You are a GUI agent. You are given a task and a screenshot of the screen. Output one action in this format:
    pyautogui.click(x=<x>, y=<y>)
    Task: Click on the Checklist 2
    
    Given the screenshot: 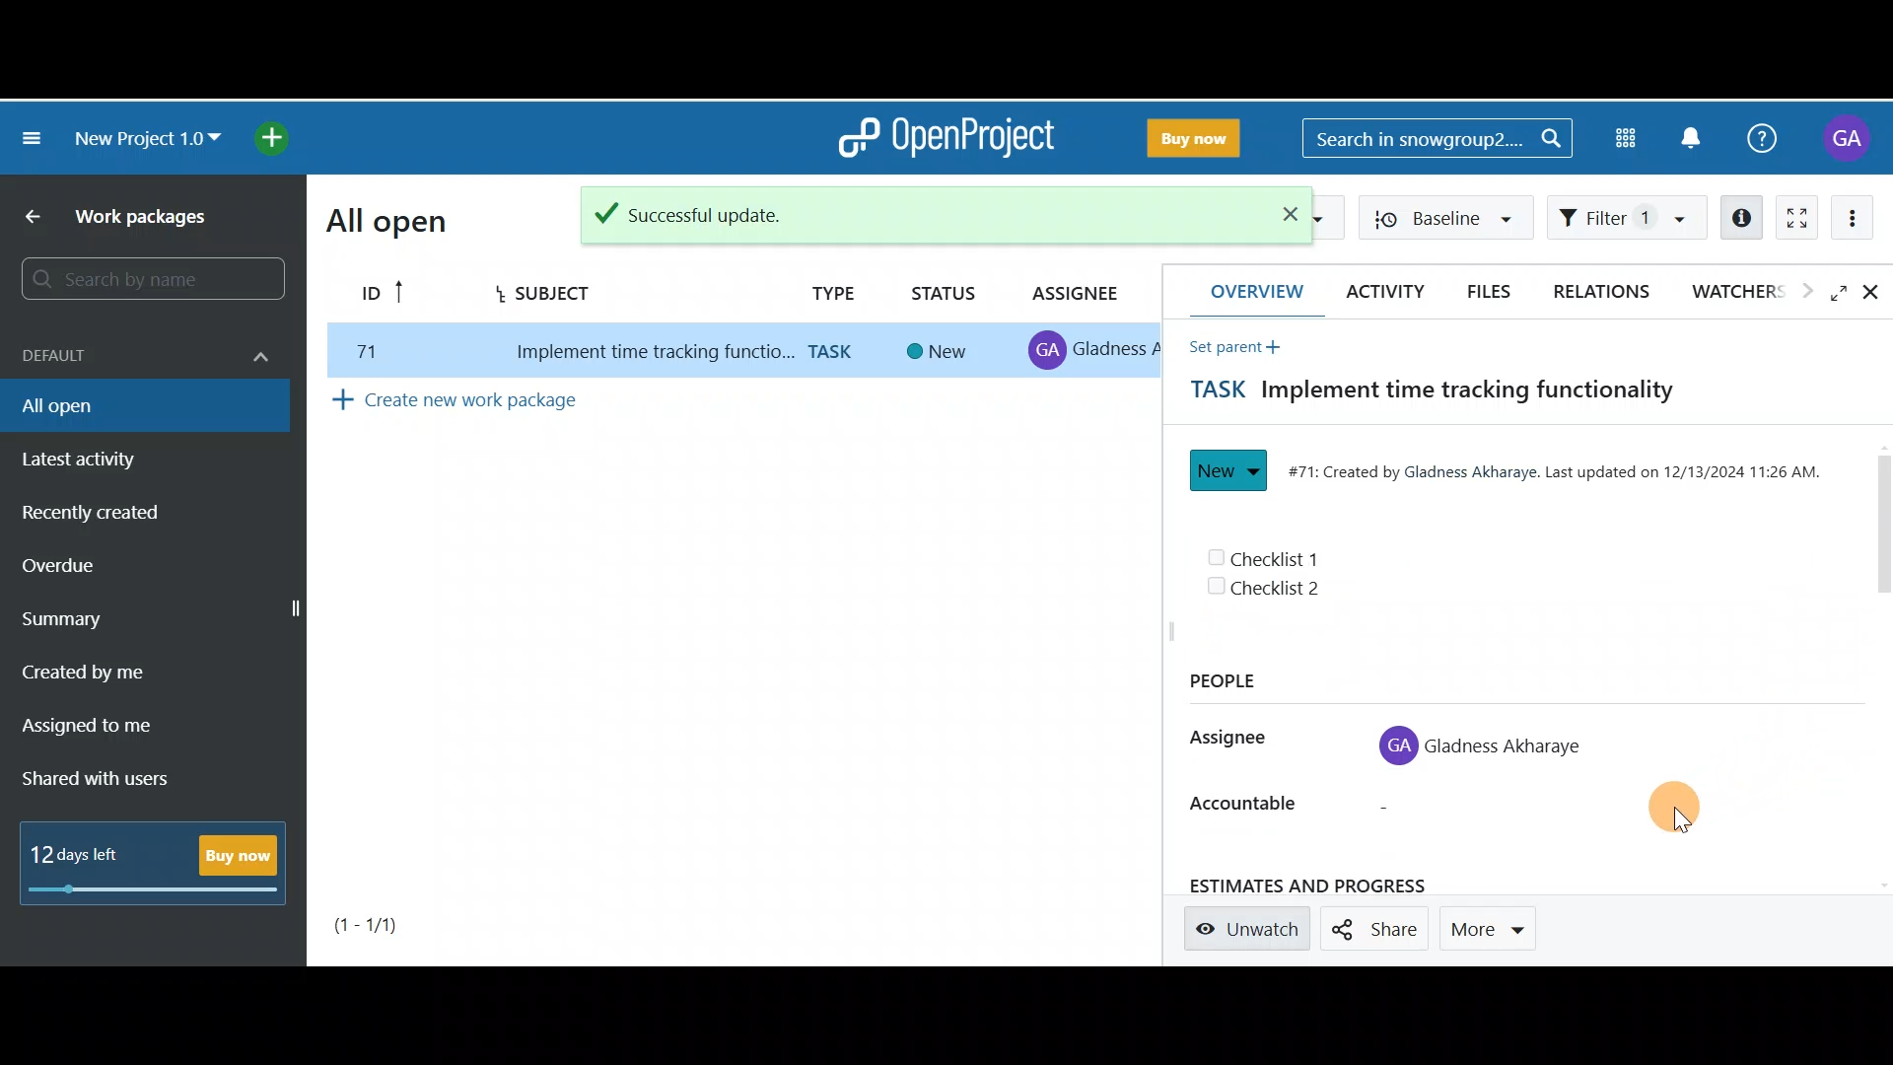 What is the action you would take?
    pyautogui.click(x=1287, y=589)
    